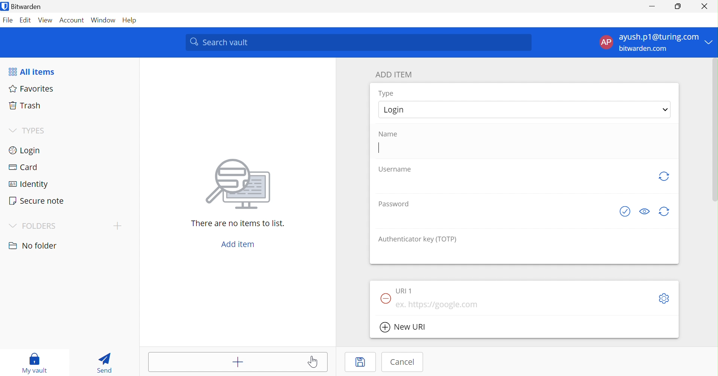 The image size is (718, 376). What do you see at coordinates (666, 110) in the screenshot?
I see `Drop Down` at bounding box center [666, 110].